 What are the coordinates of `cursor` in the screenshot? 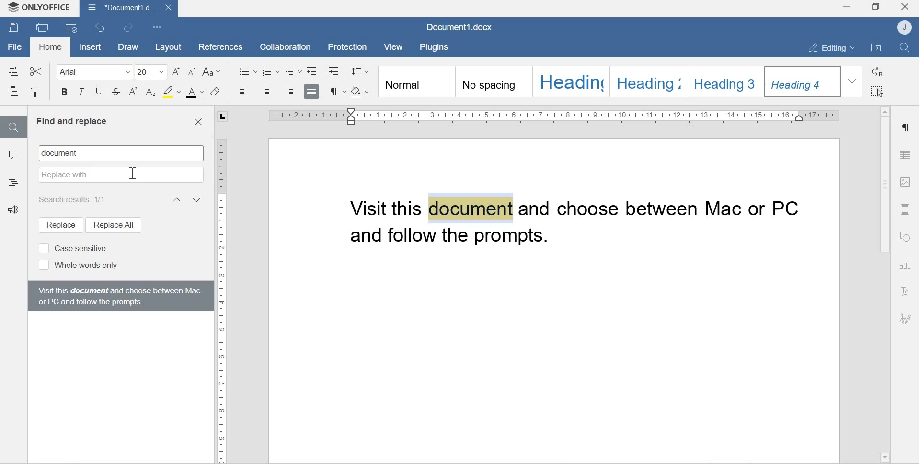 It's located at (132, 174).